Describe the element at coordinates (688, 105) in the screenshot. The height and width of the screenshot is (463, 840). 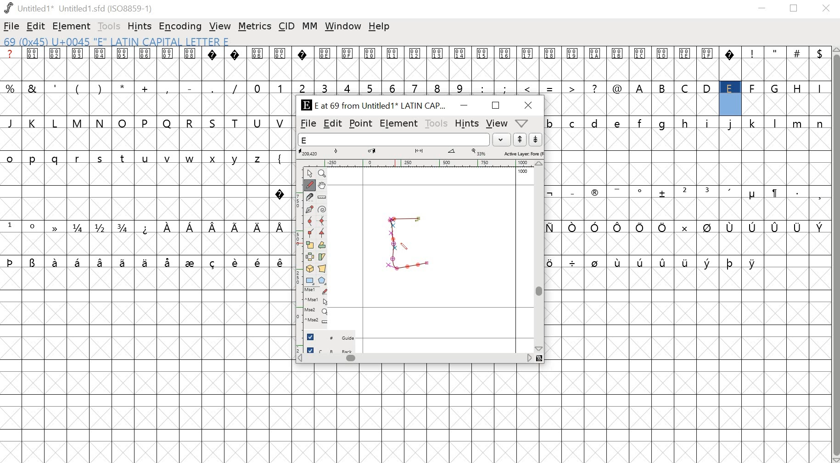
I see `empty cells` at that location.